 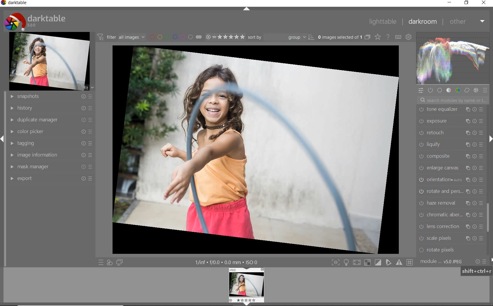 I want to click on tone equalizer, so click(x=451, y=110).